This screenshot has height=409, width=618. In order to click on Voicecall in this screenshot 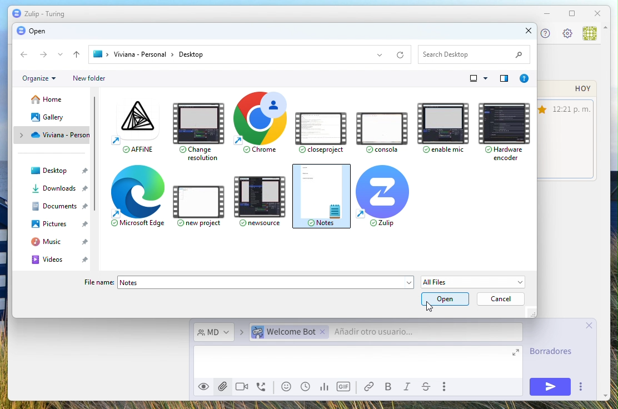, I will do `click(262, 388)`.